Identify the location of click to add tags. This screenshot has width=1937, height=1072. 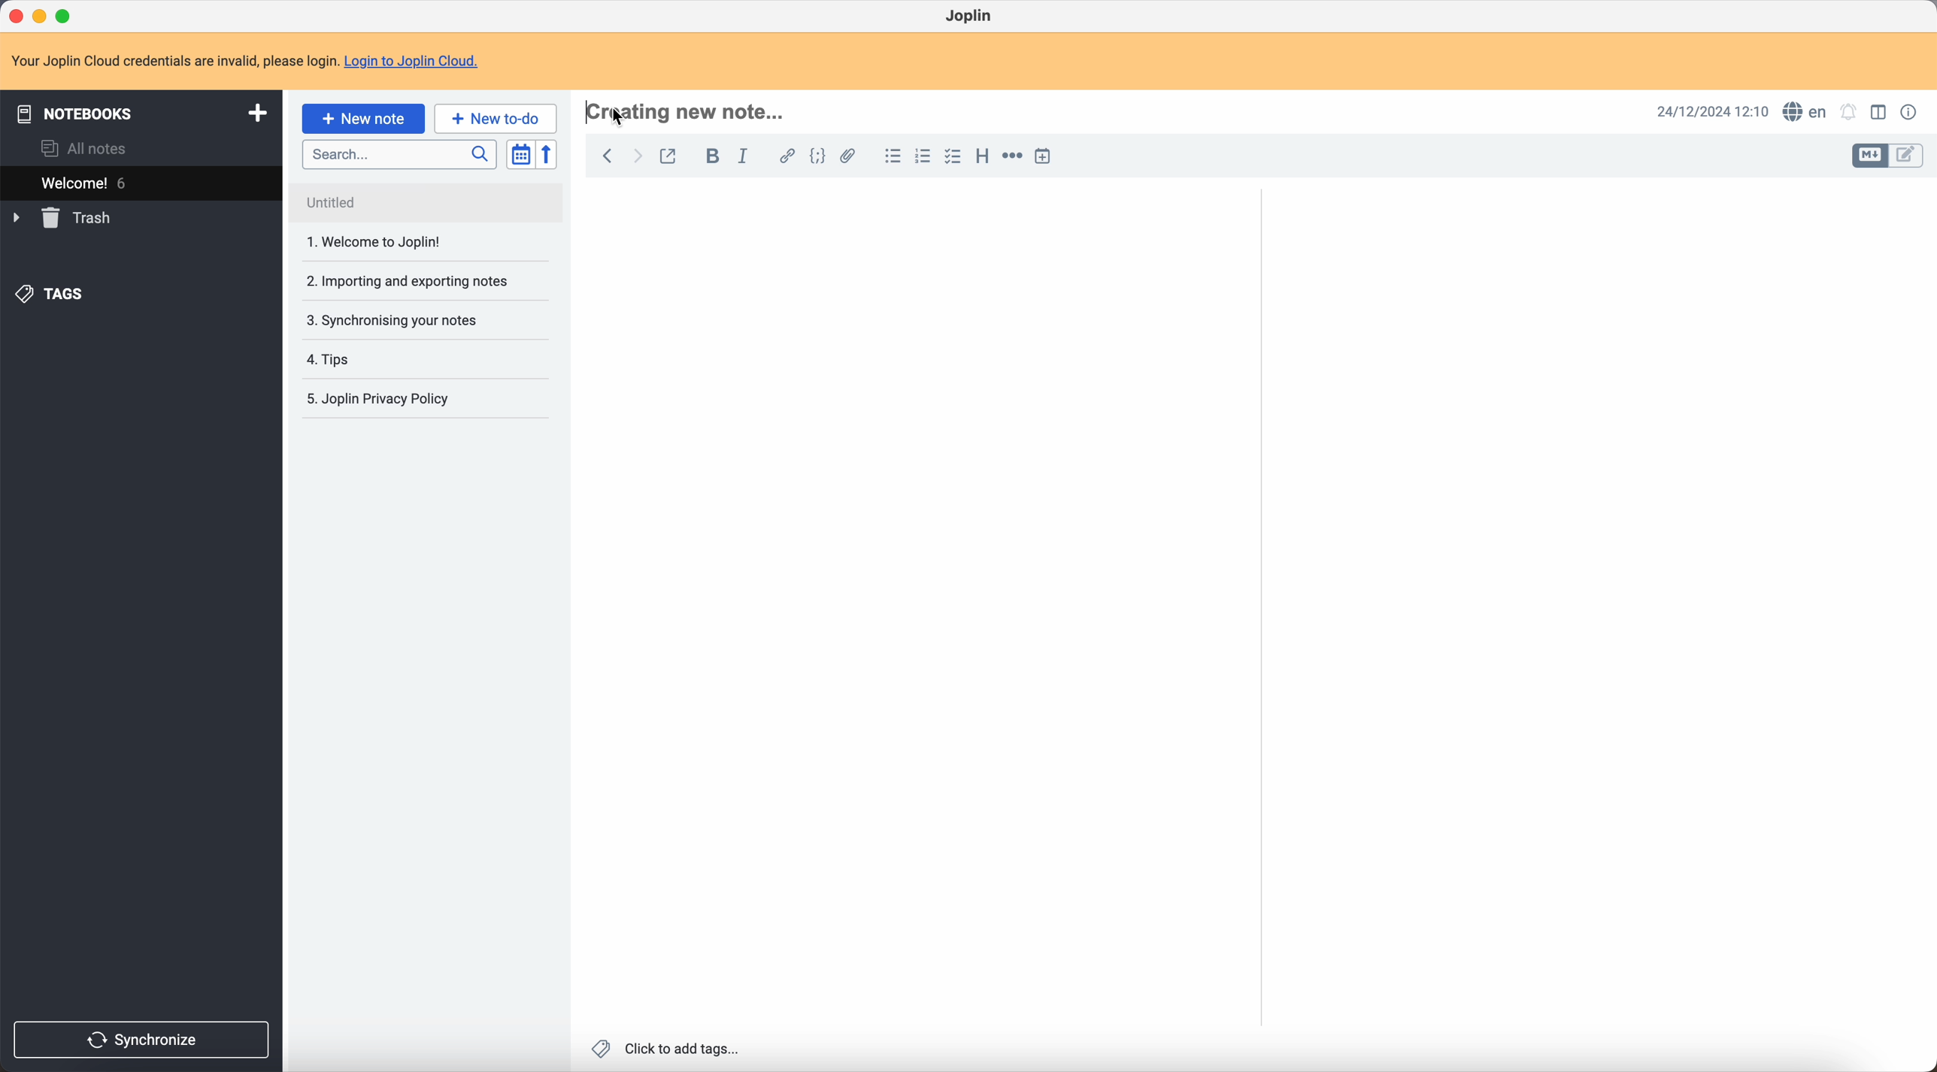
(668, 1049).